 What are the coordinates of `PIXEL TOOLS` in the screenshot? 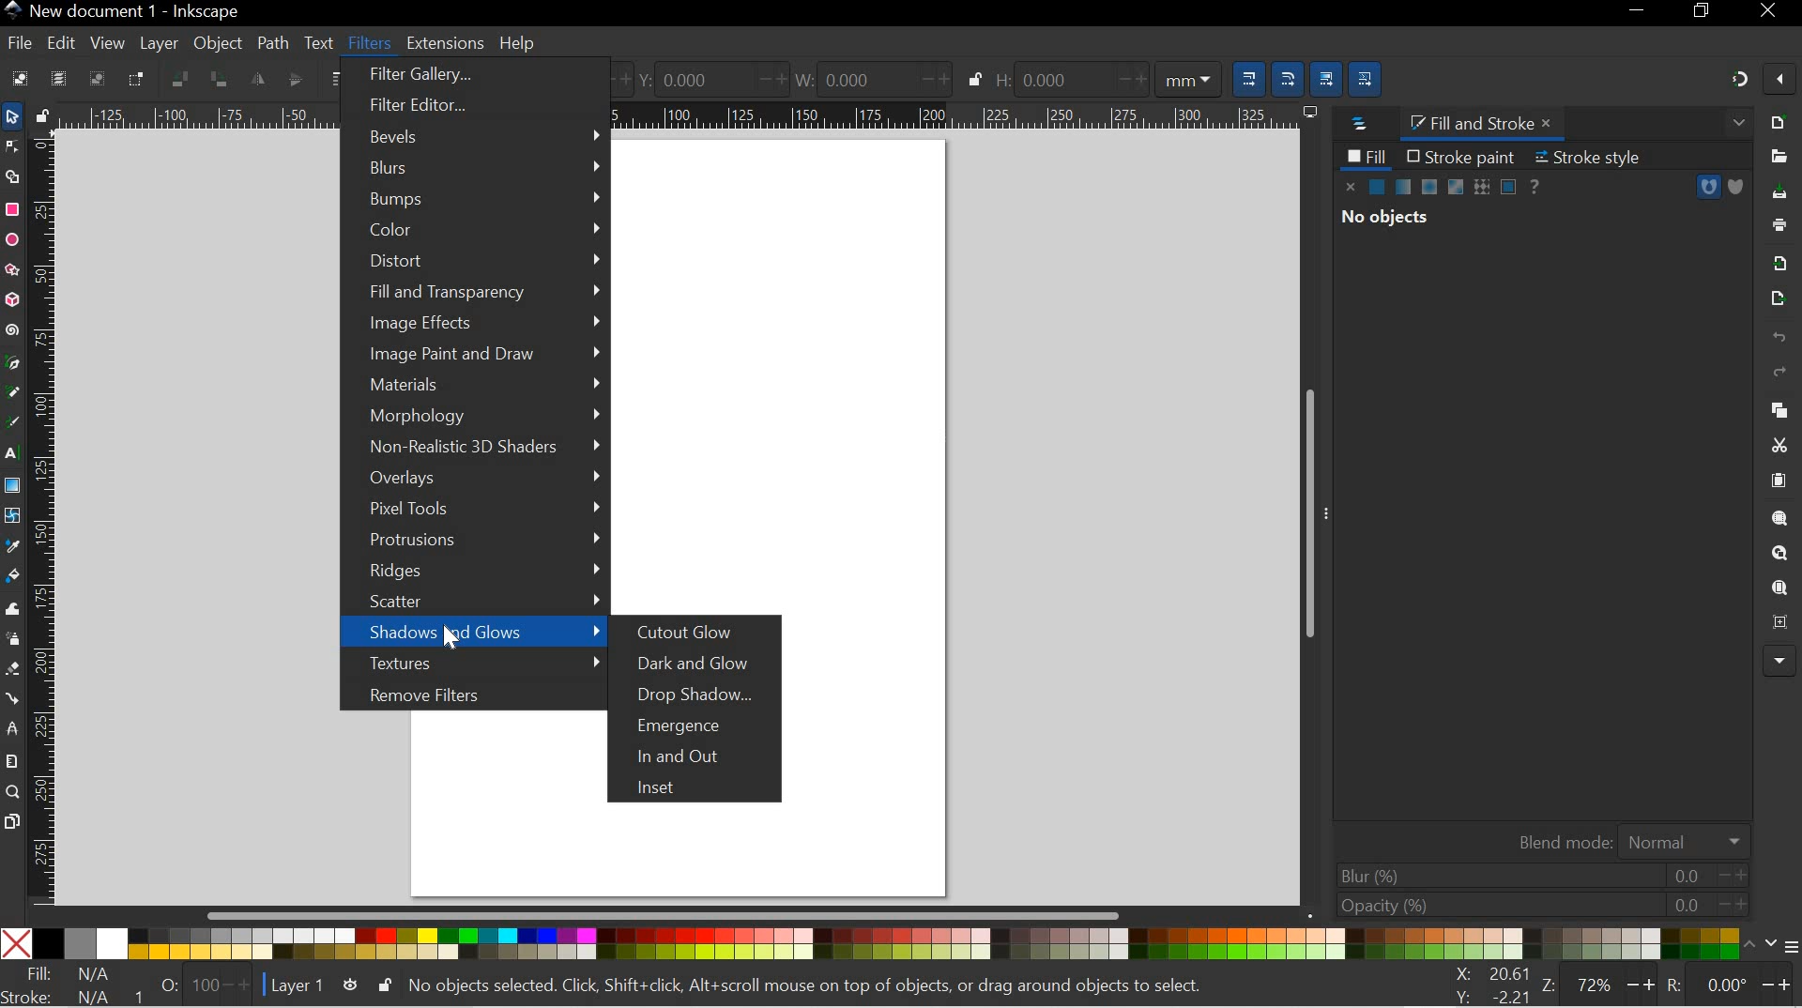 It's located at (471, 511).